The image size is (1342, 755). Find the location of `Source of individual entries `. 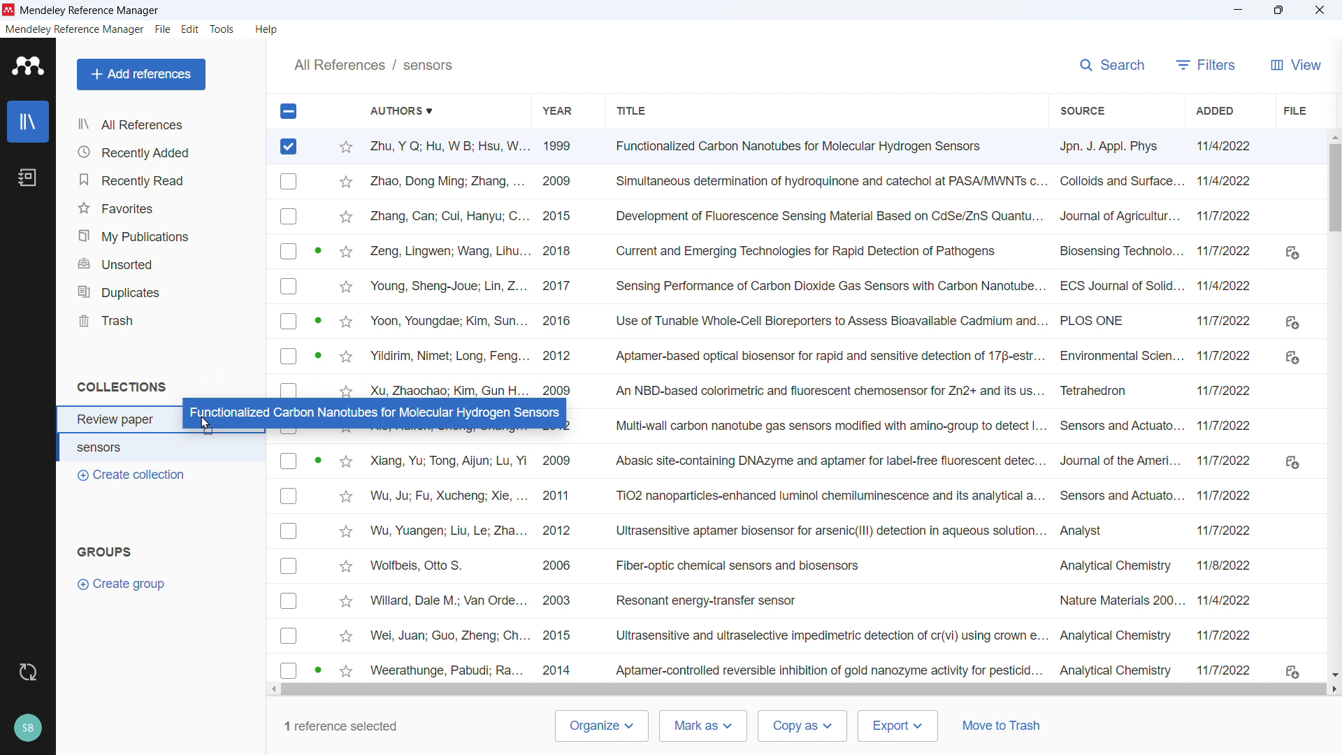

Source of individual entries  is located at coordinates (1119, 408).